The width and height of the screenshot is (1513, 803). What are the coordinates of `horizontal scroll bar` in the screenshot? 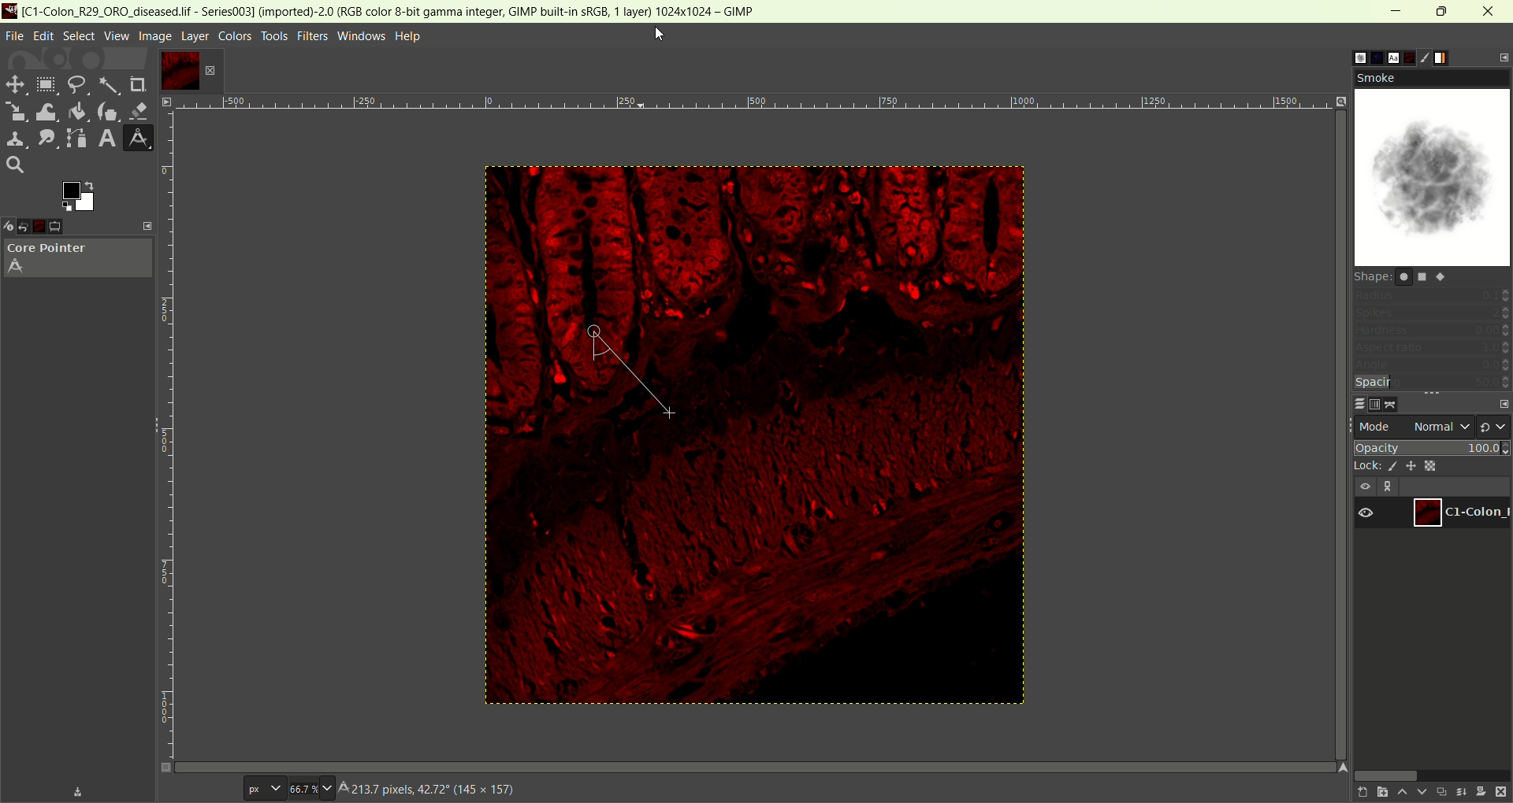 It's located at (1430, 774).